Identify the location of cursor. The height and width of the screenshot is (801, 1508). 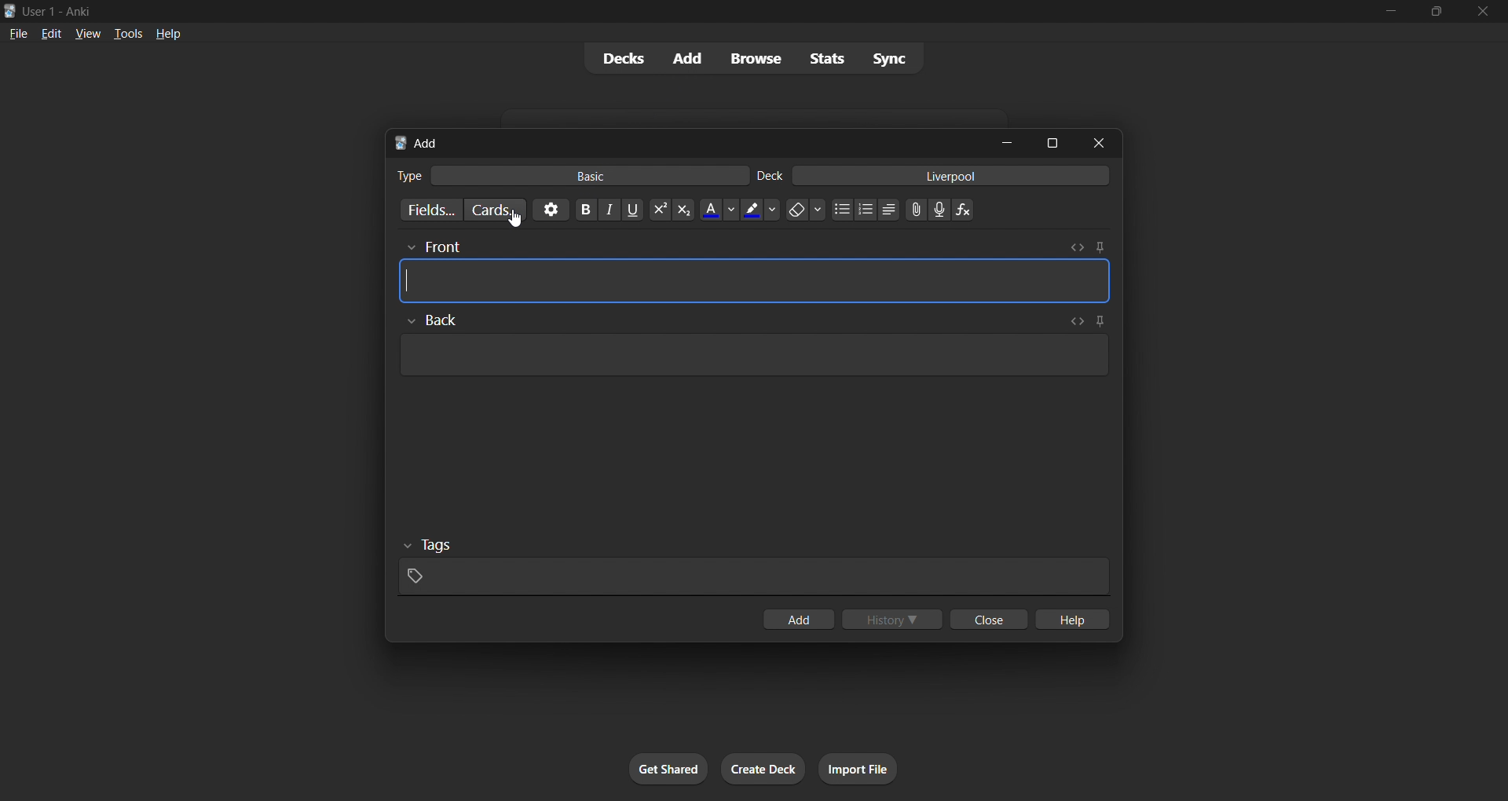
(513, 219).